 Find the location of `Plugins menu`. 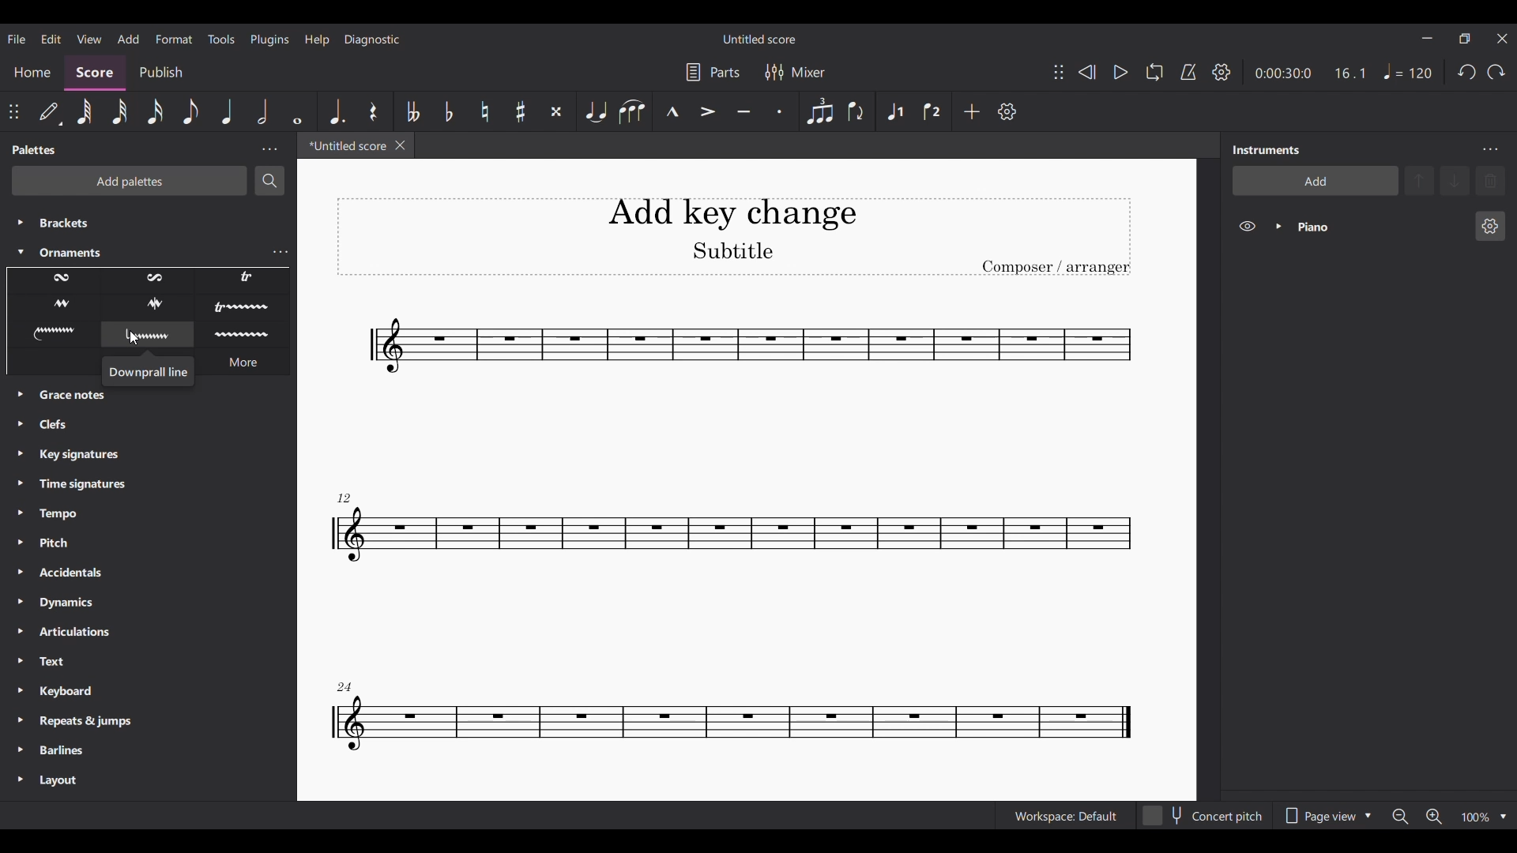

Plugins menu is located at coordinates (269, 39).